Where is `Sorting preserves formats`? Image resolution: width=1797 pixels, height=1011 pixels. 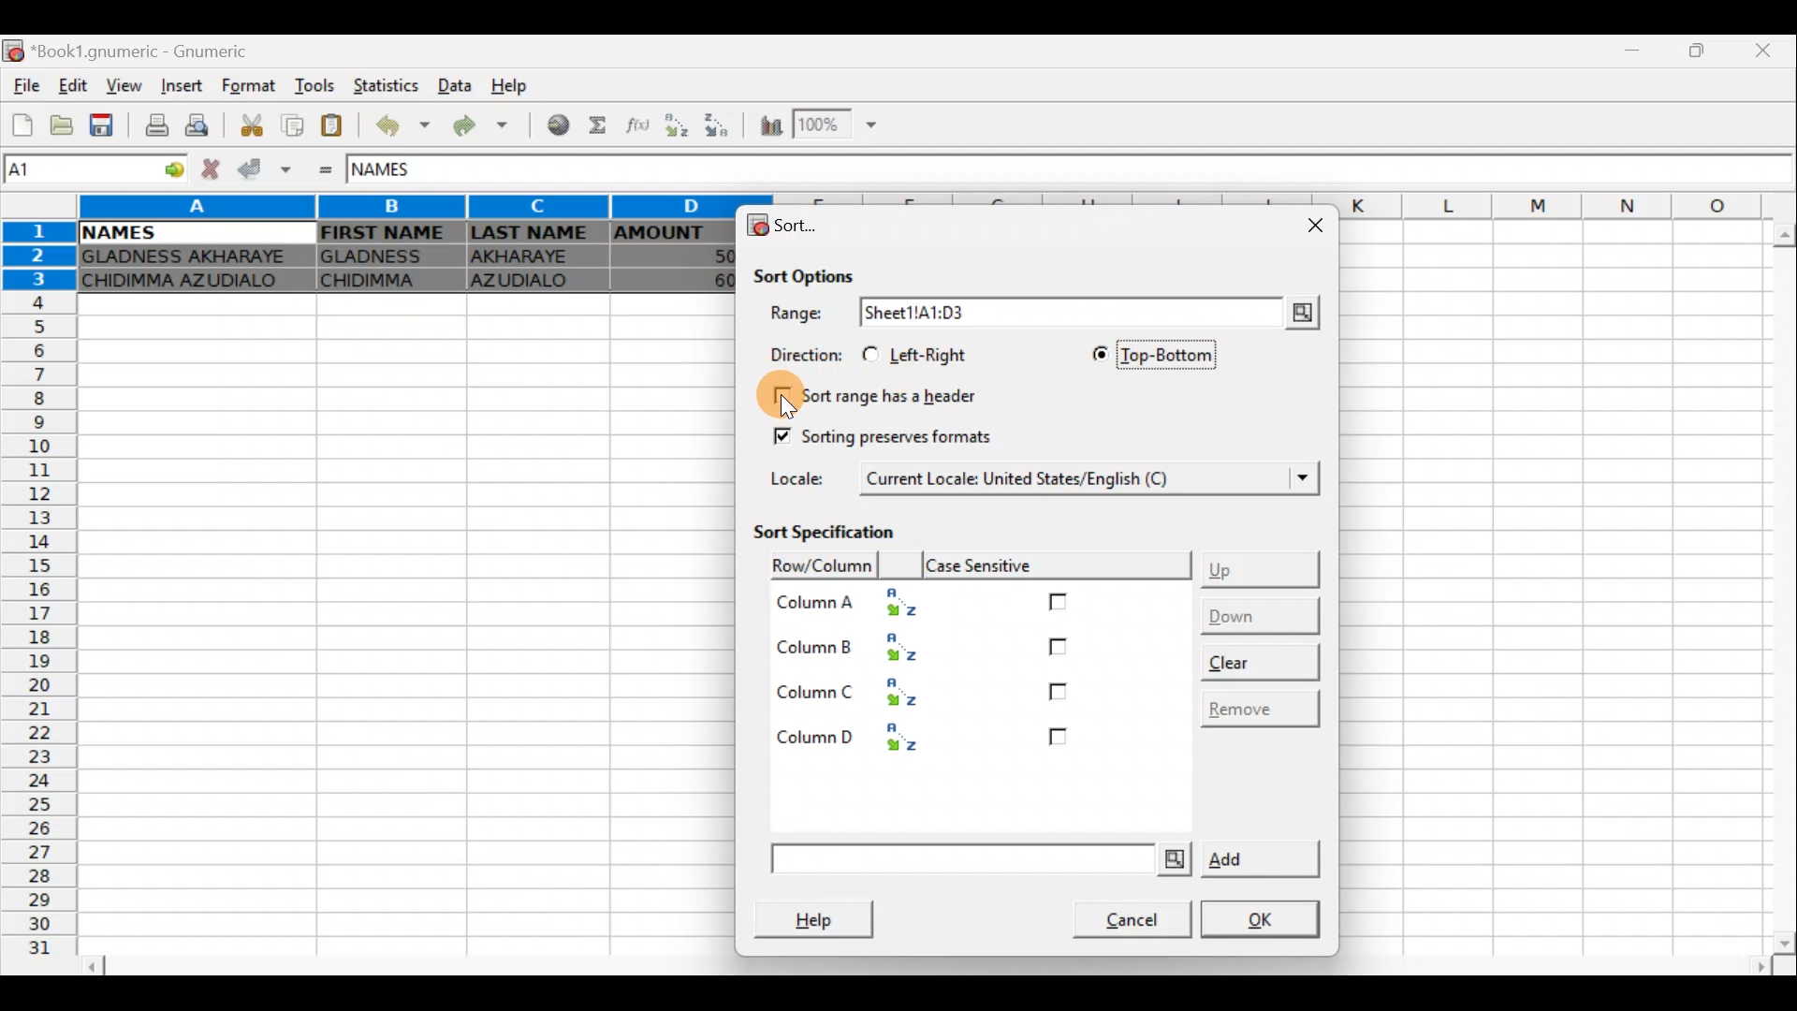 Sorting preserves formats is located at coordinates (881, 432).